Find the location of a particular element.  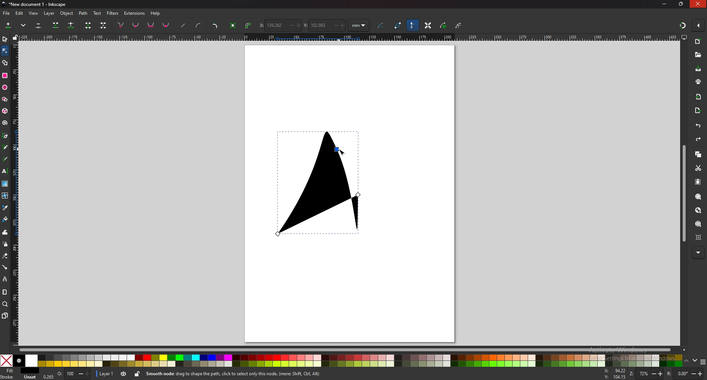

spray is located at coordinates (5, 244).